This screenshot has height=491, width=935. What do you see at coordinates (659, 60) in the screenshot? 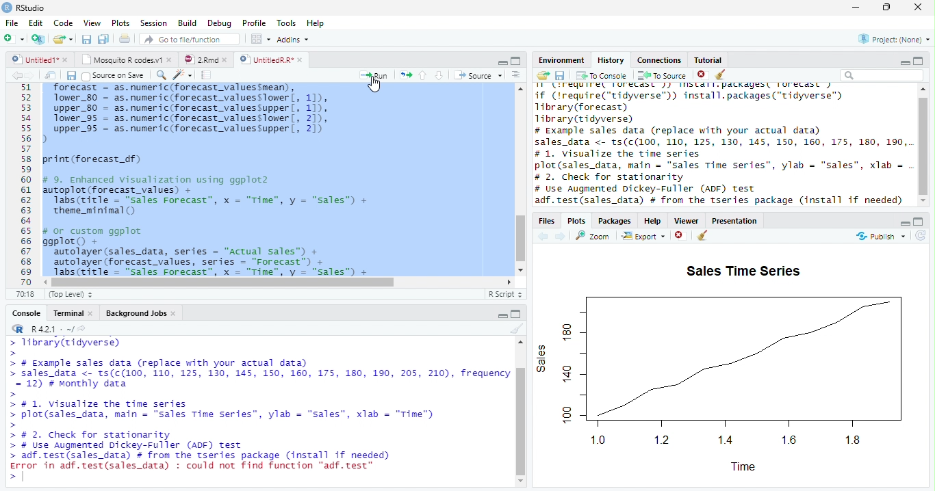
I see `Connections` at bounding box center [659, 60].